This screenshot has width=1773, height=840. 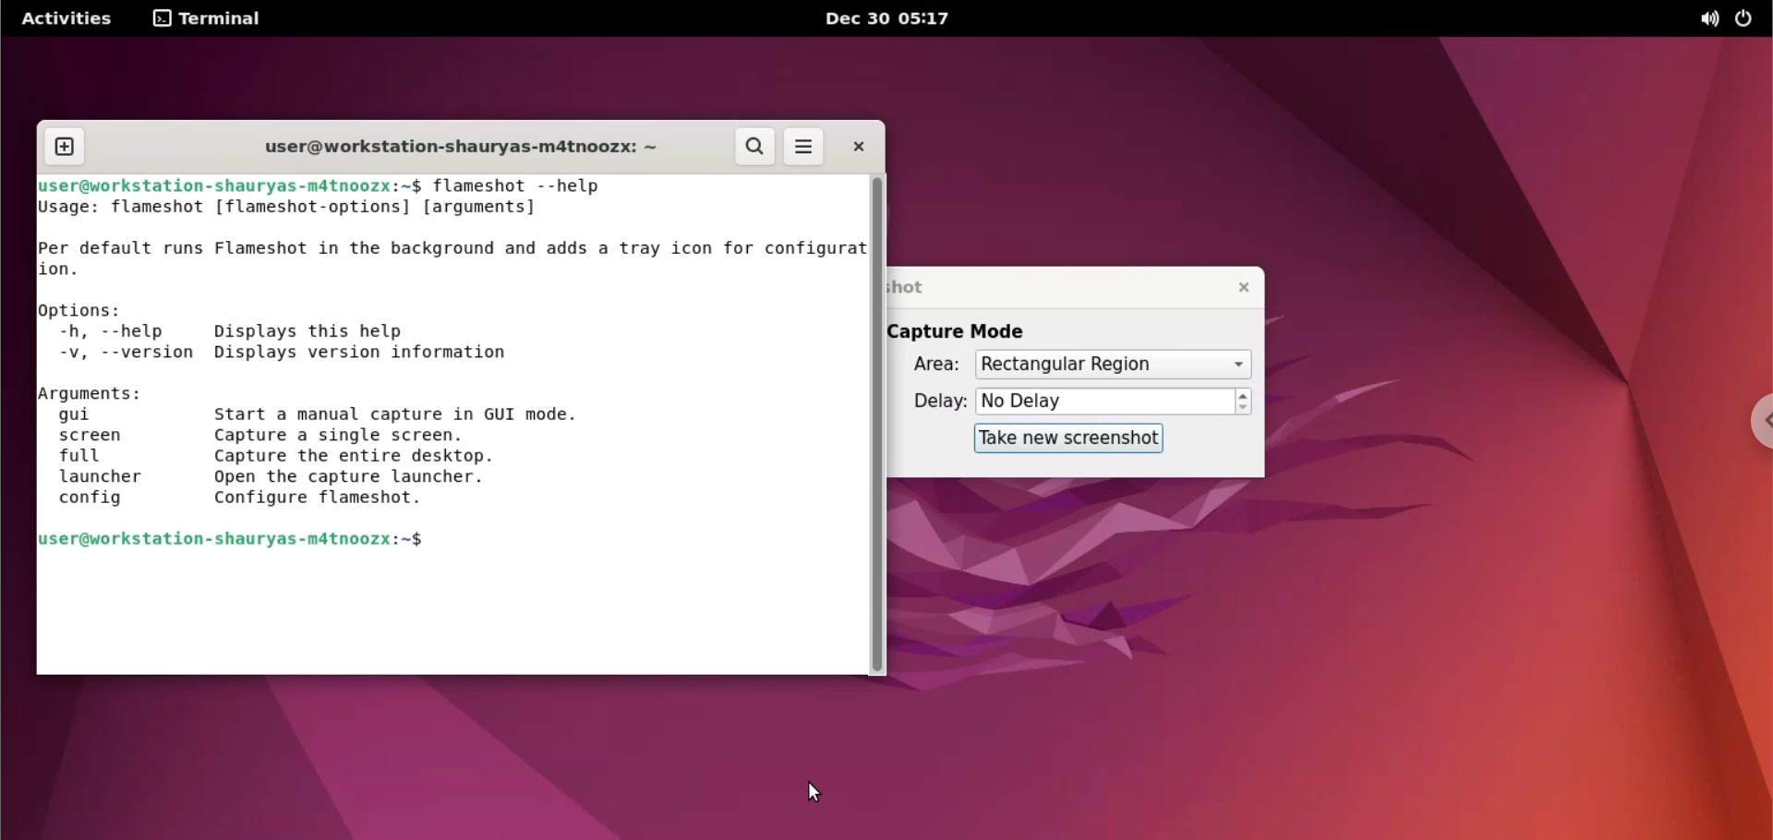 I want to click on increment or decrement delay, so click(x=1244, y=402).